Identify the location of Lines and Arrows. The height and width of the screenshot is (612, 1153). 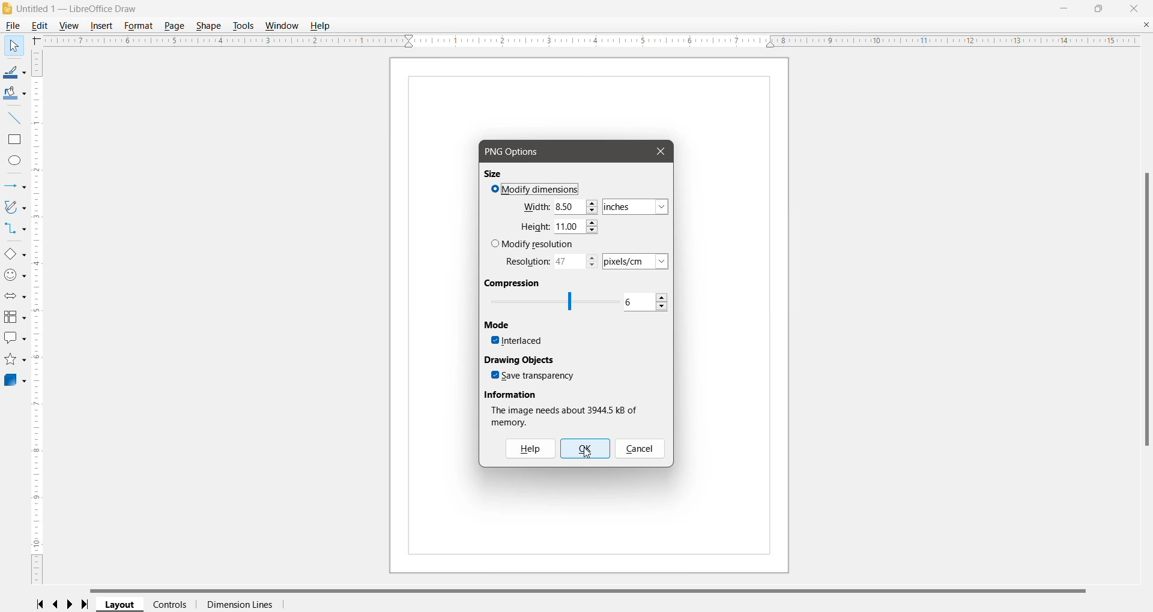
(14, 187).